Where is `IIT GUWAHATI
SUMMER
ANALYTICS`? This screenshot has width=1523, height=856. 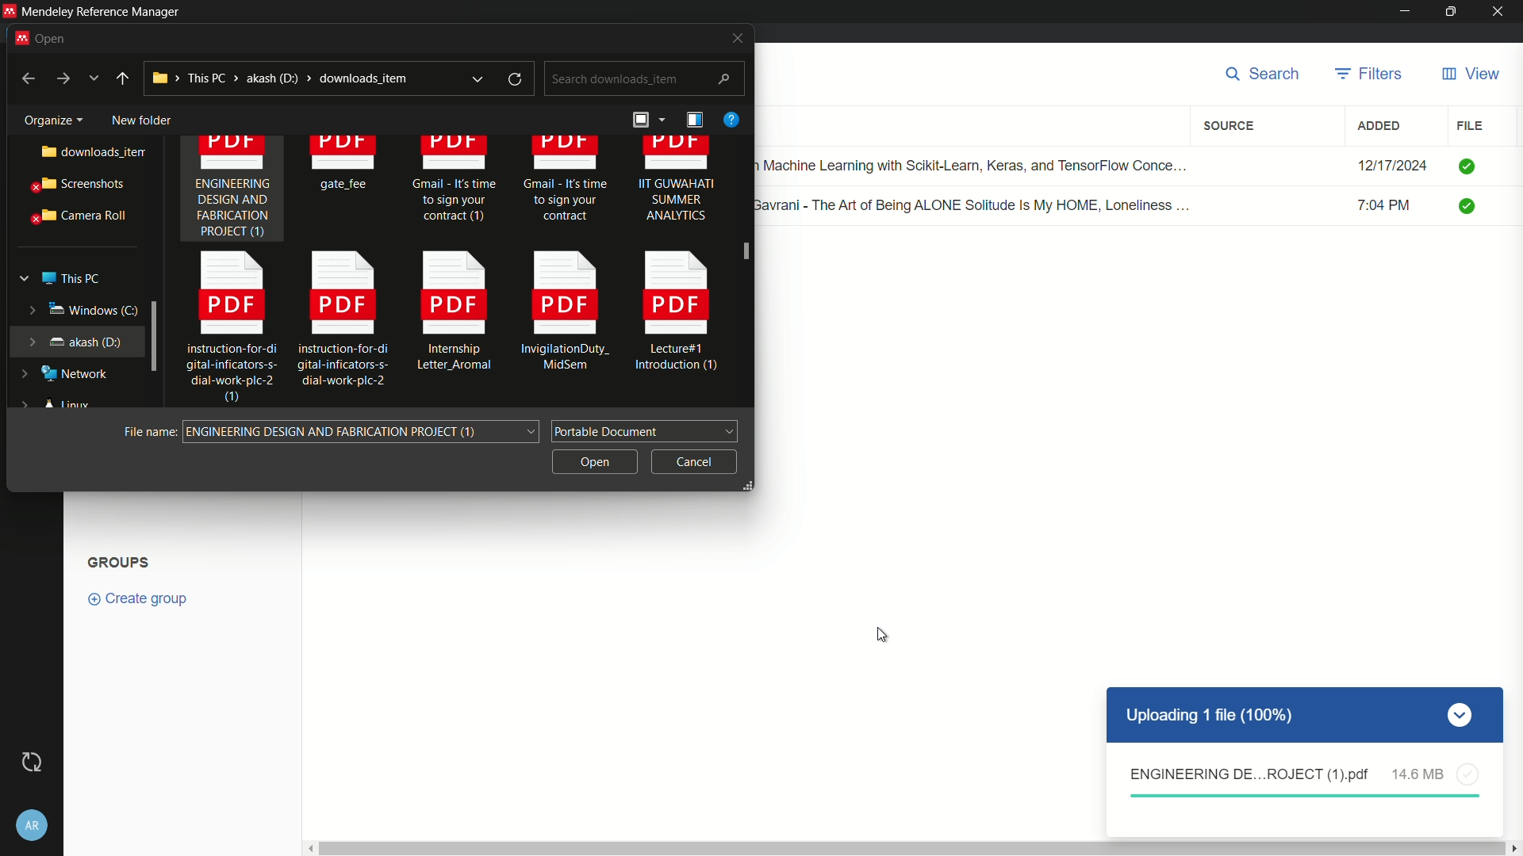 IIT GUWAHATI
SUMMER
ANALYTICS is located at coordinates (677, 186).